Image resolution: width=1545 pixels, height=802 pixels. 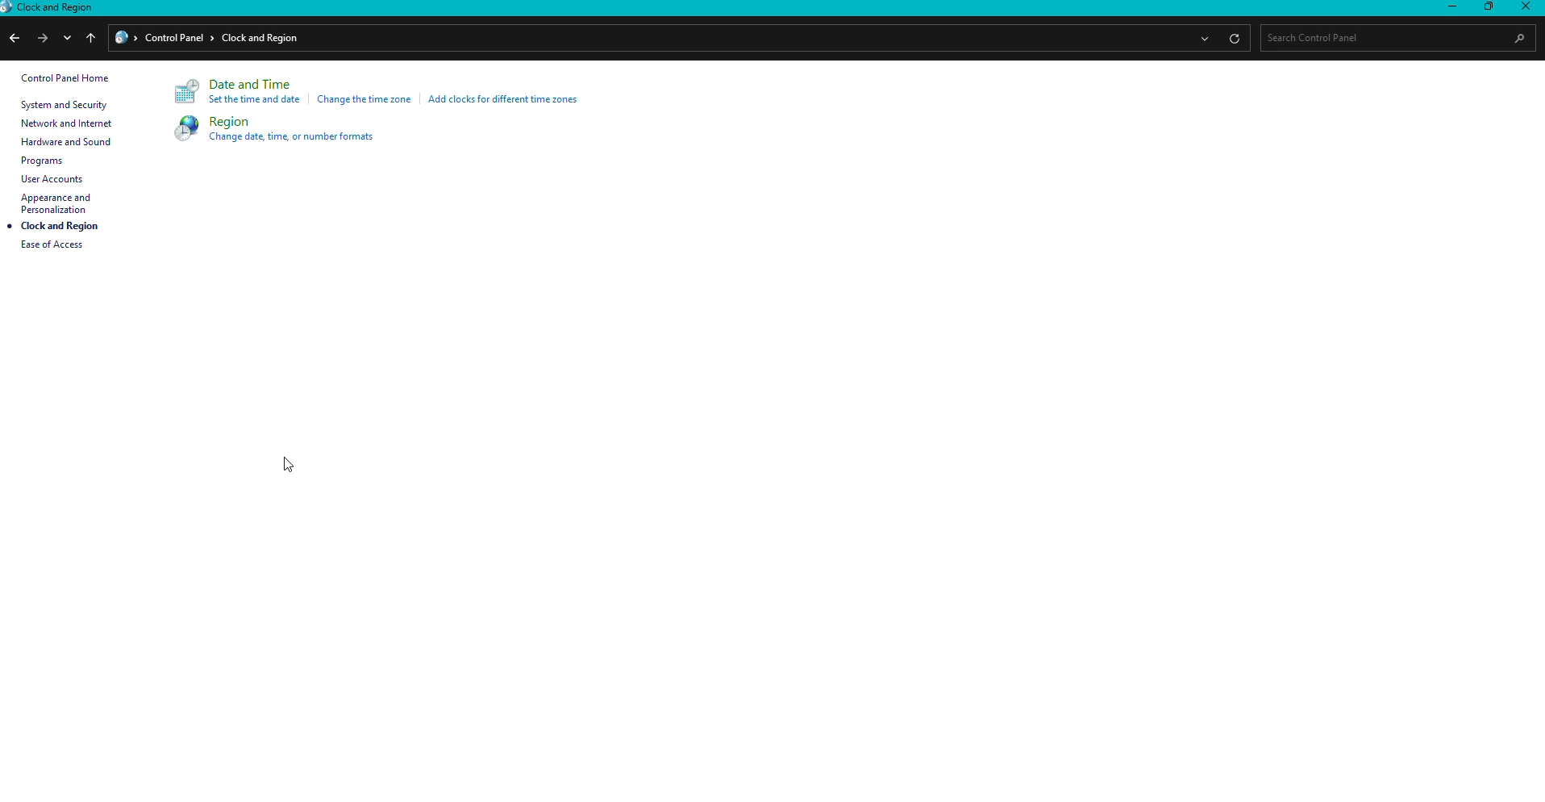 What do you see at coordinates (1485, 7) in the screenshot?
I see `Restore` at bounding box center [1485, 7].